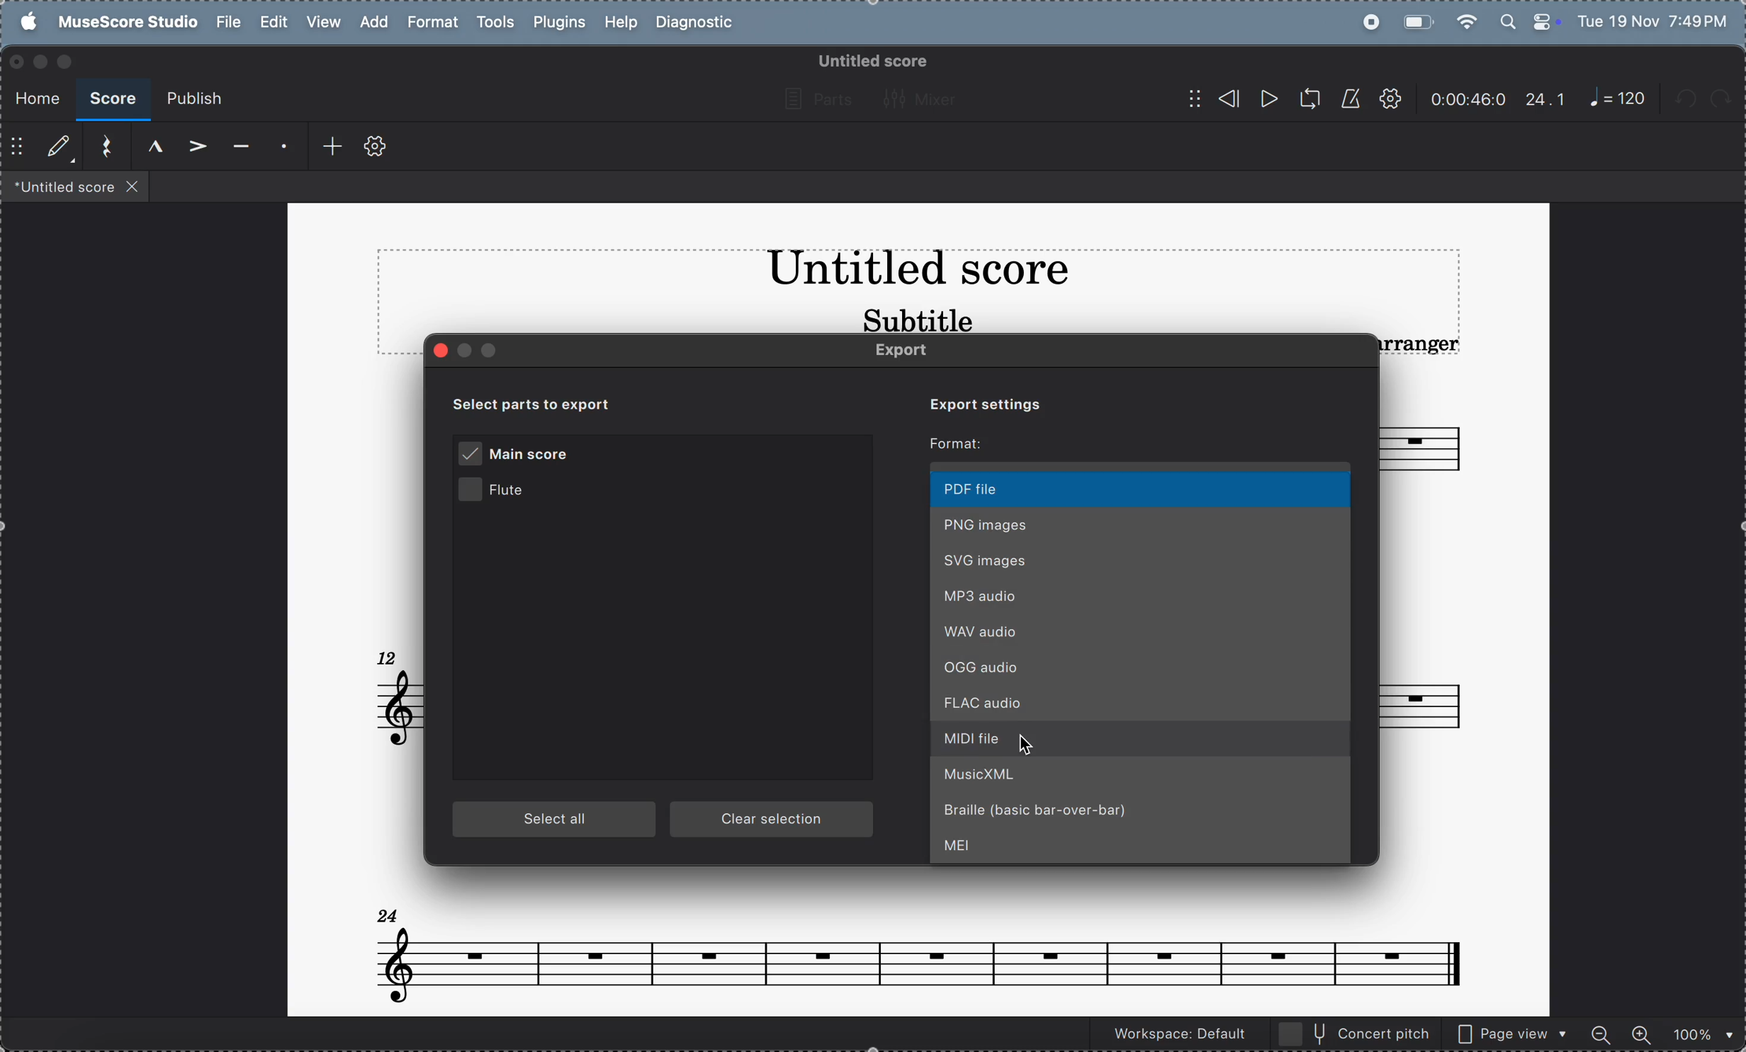 This screenshot has width=1746, height=1052. I want to click on maximize, so click(68, 62).